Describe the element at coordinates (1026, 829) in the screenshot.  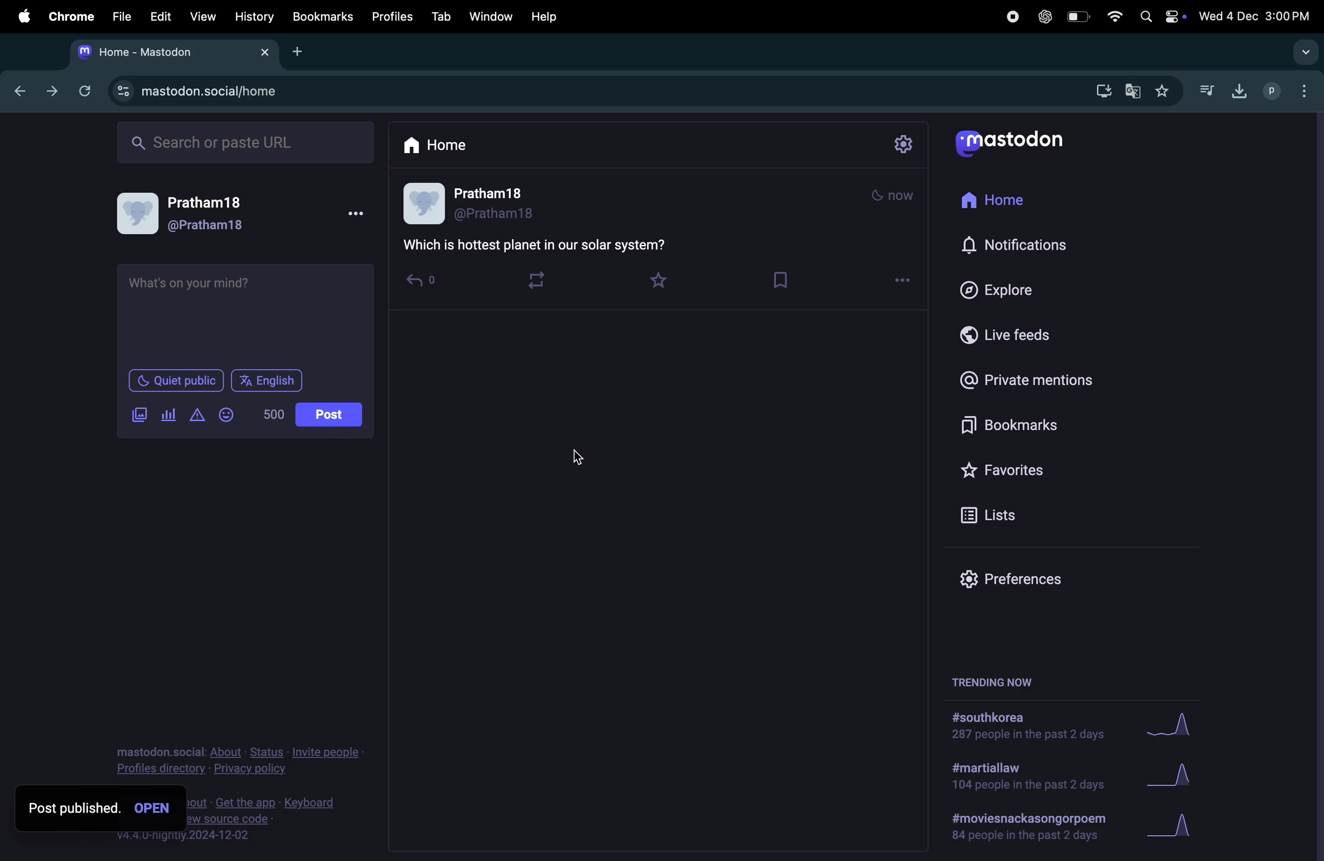
I see `#movies and poem` at that location.